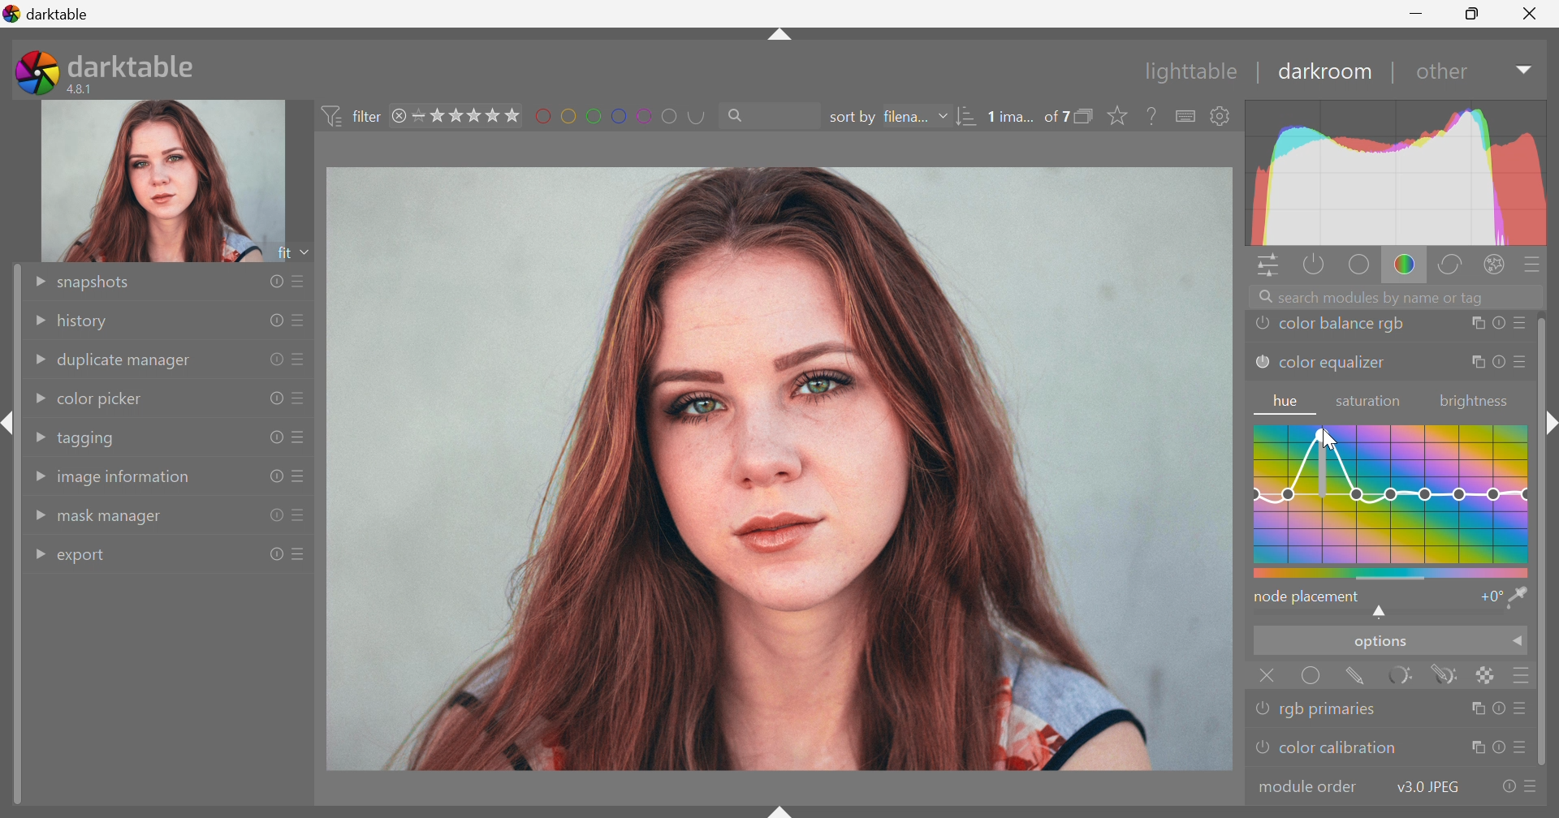 This screenshot has height=818, width=1559. I want to click on base, so click(1358, 265).